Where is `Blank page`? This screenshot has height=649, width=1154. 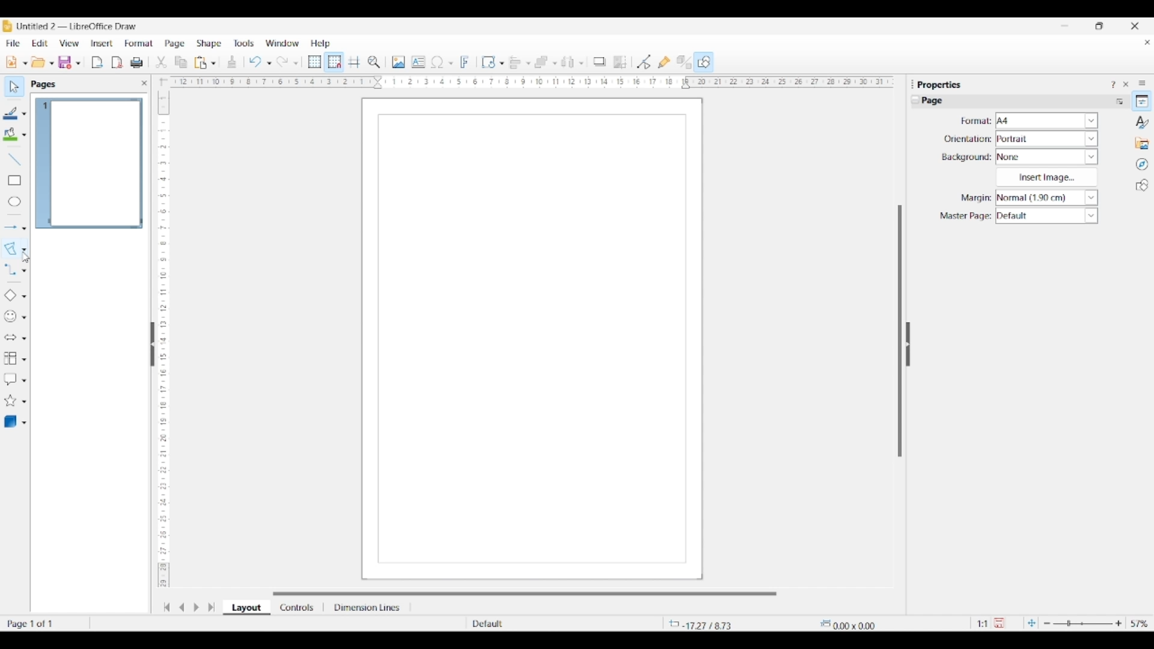
Blank page is located at coordinates (532, 339).